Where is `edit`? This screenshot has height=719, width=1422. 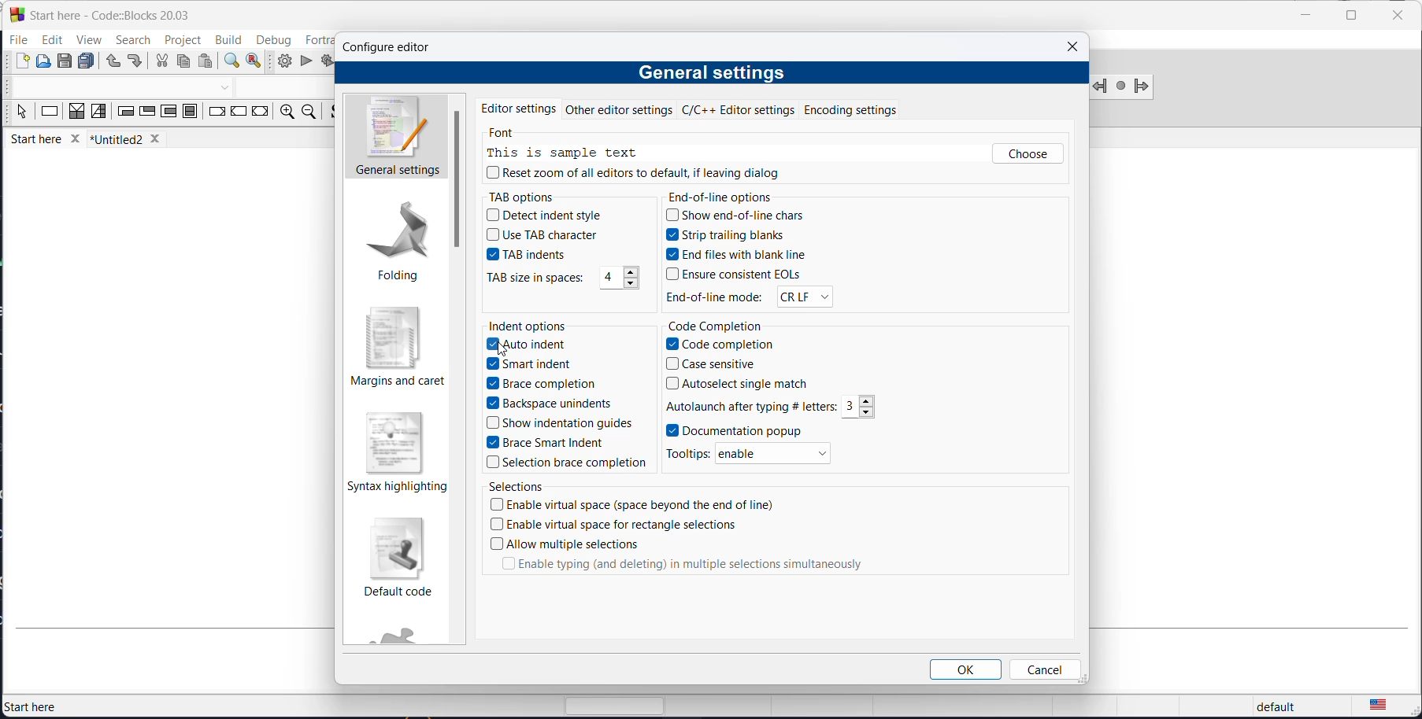
edit is located at coordinates (52, 39).